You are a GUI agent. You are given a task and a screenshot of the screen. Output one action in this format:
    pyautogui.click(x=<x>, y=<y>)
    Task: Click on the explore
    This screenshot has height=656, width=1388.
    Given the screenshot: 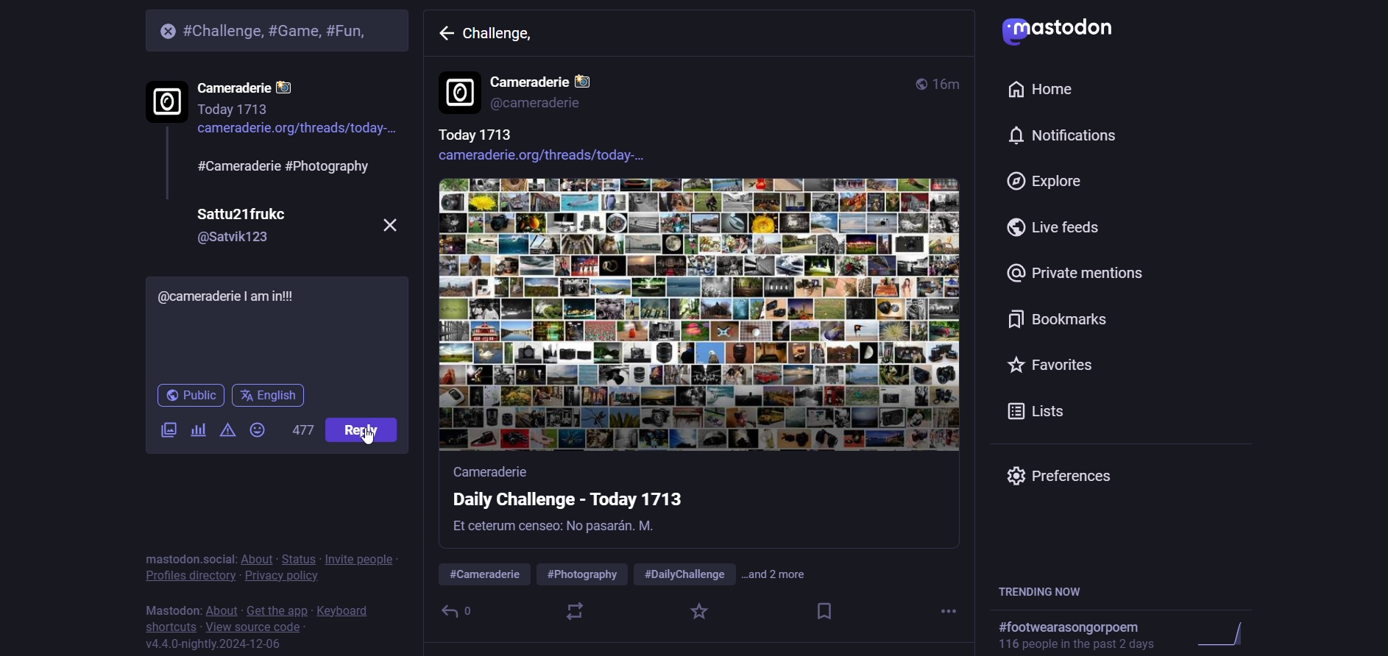 What is the action you would take?
    pyautogui.click(x=1047, y=180)
    